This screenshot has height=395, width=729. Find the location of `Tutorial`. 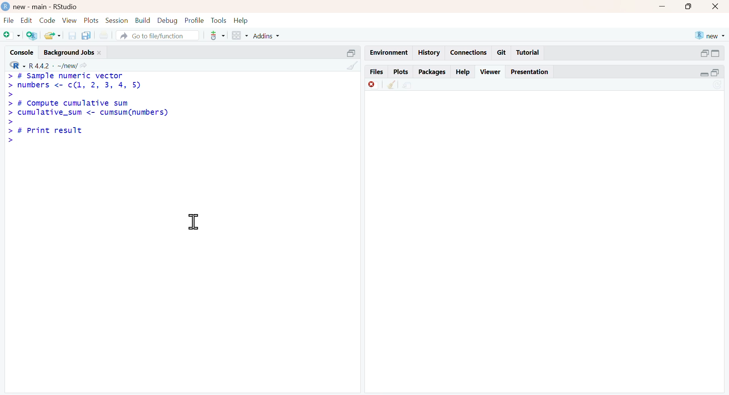

Tutorial is located at coordinates (528, 52).